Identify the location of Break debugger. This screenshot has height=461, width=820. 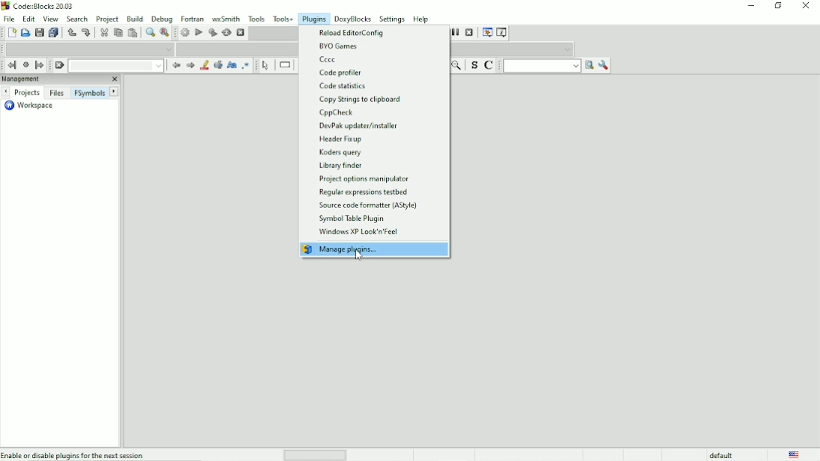
(455, 32).